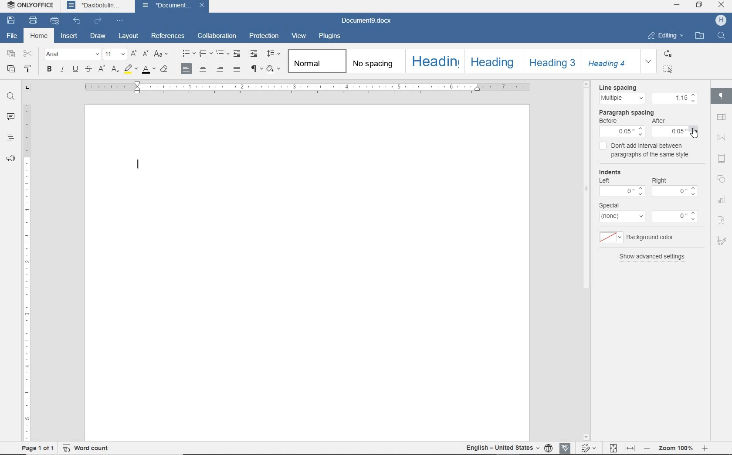 Image resolution: width=732 pixels, height=455 pixels. What do you see at coordinates (254, 54) in the screenshot?
I see `increase indent` at bounding box center [254, 54].